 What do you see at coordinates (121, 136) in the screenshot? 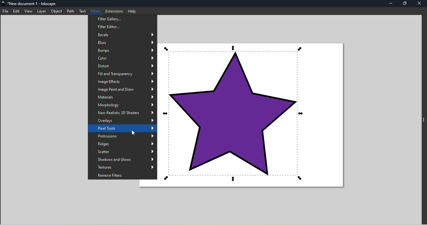
I see `Protrusions` at bounding box center [121, 136].